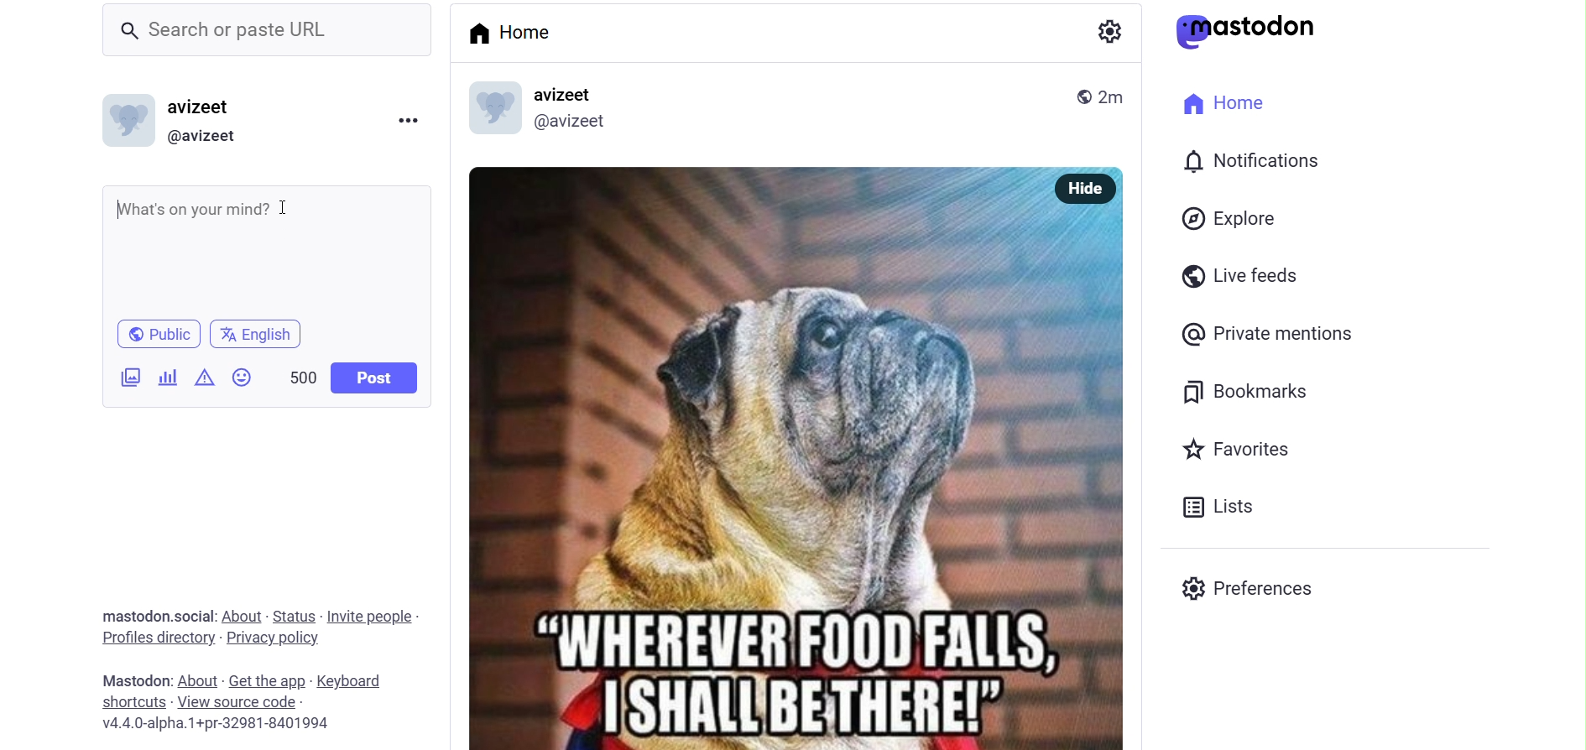 The width and height of the screenshot is (1586, 750). I want to click on setting, so click(1104, 32).